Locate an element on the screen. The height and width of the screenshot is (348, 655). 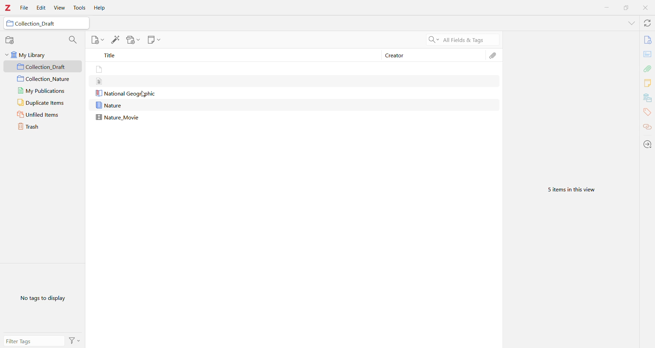
My Publications is located at coordinates (42, 91).